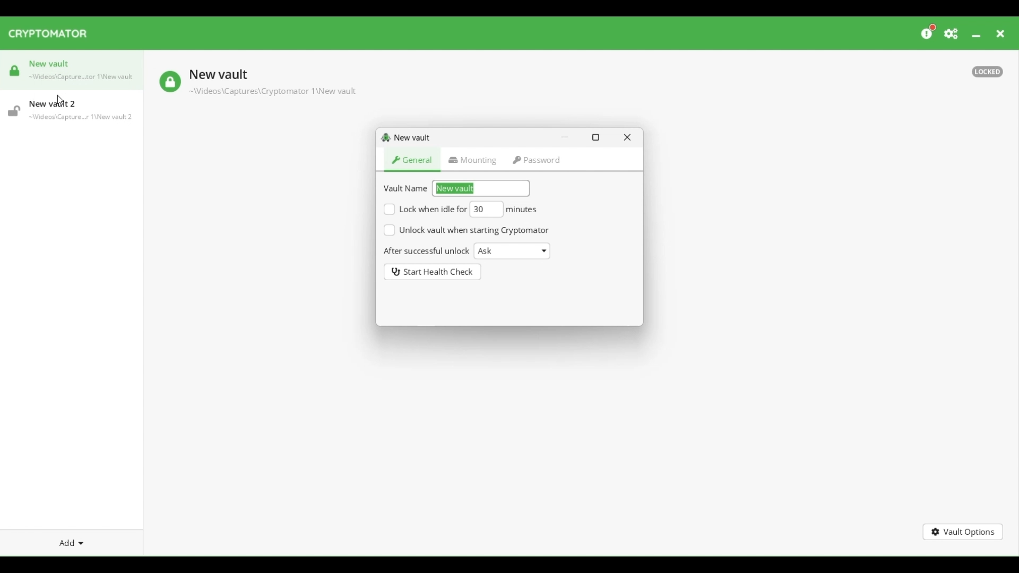 This screenshot has width=1019, height=573. What do you see at coordinates (61, 100) in the screenshot?
I see `Cursor` at bounding box center [61, 100].